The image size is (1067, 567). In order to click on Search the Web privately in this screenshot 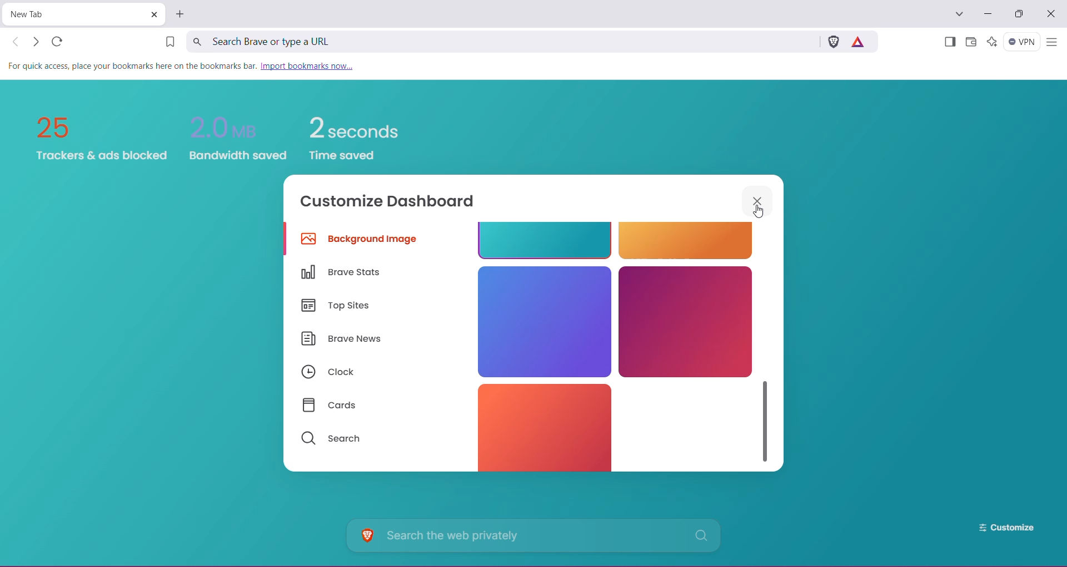, I will do `click(536, 535)`.